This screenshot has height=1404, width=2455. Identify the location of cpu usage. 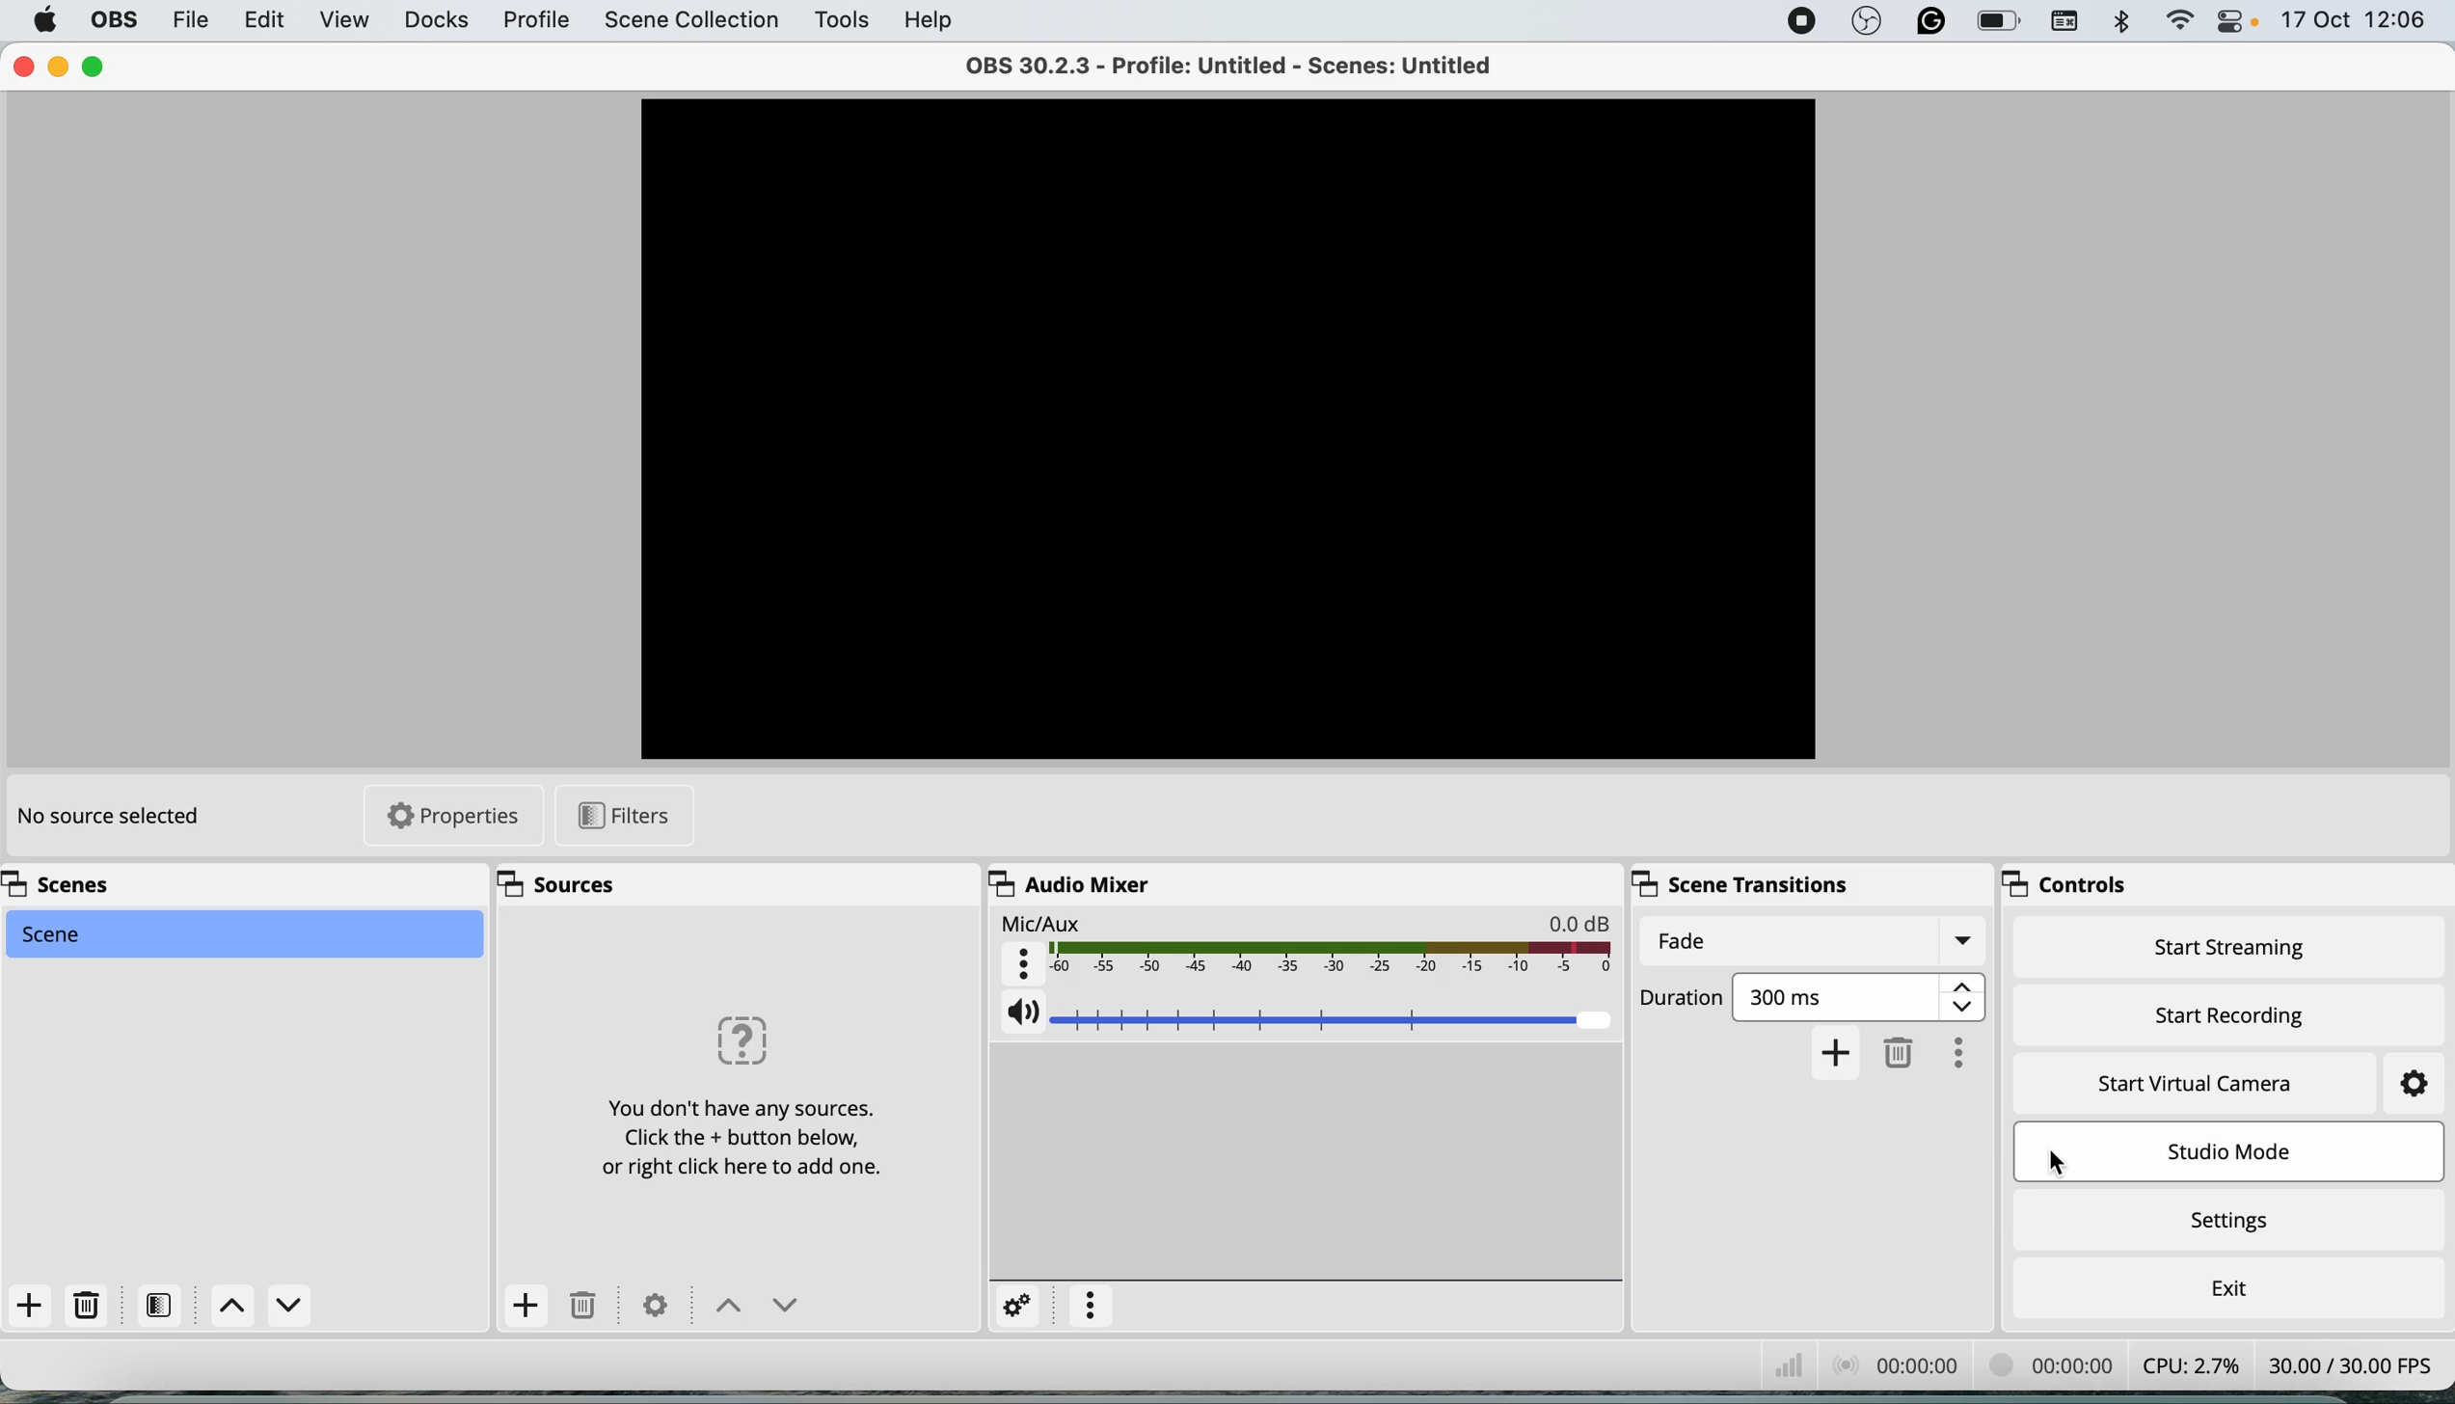
(2184, 1364).